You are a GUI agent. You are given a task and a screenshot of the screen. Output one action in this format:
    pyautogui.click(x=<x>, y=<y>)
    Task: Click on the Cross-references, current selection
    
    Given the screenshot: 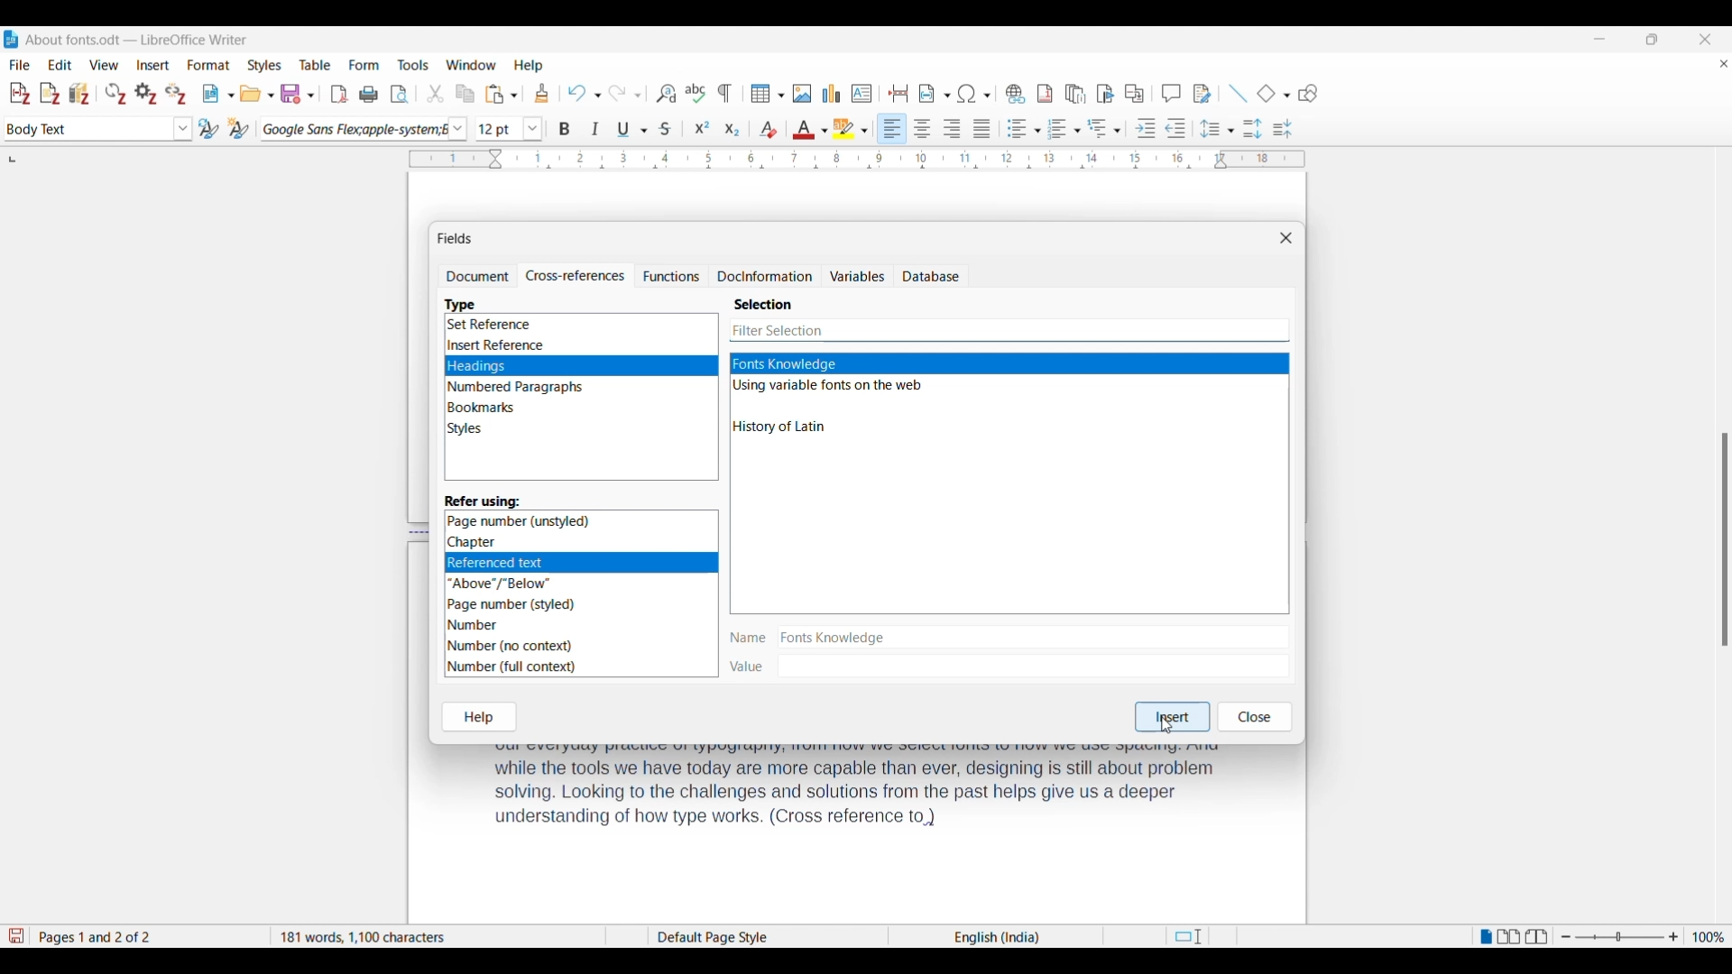 What is the action you would take?
    pyautogui.click(x=575, y=276)
    